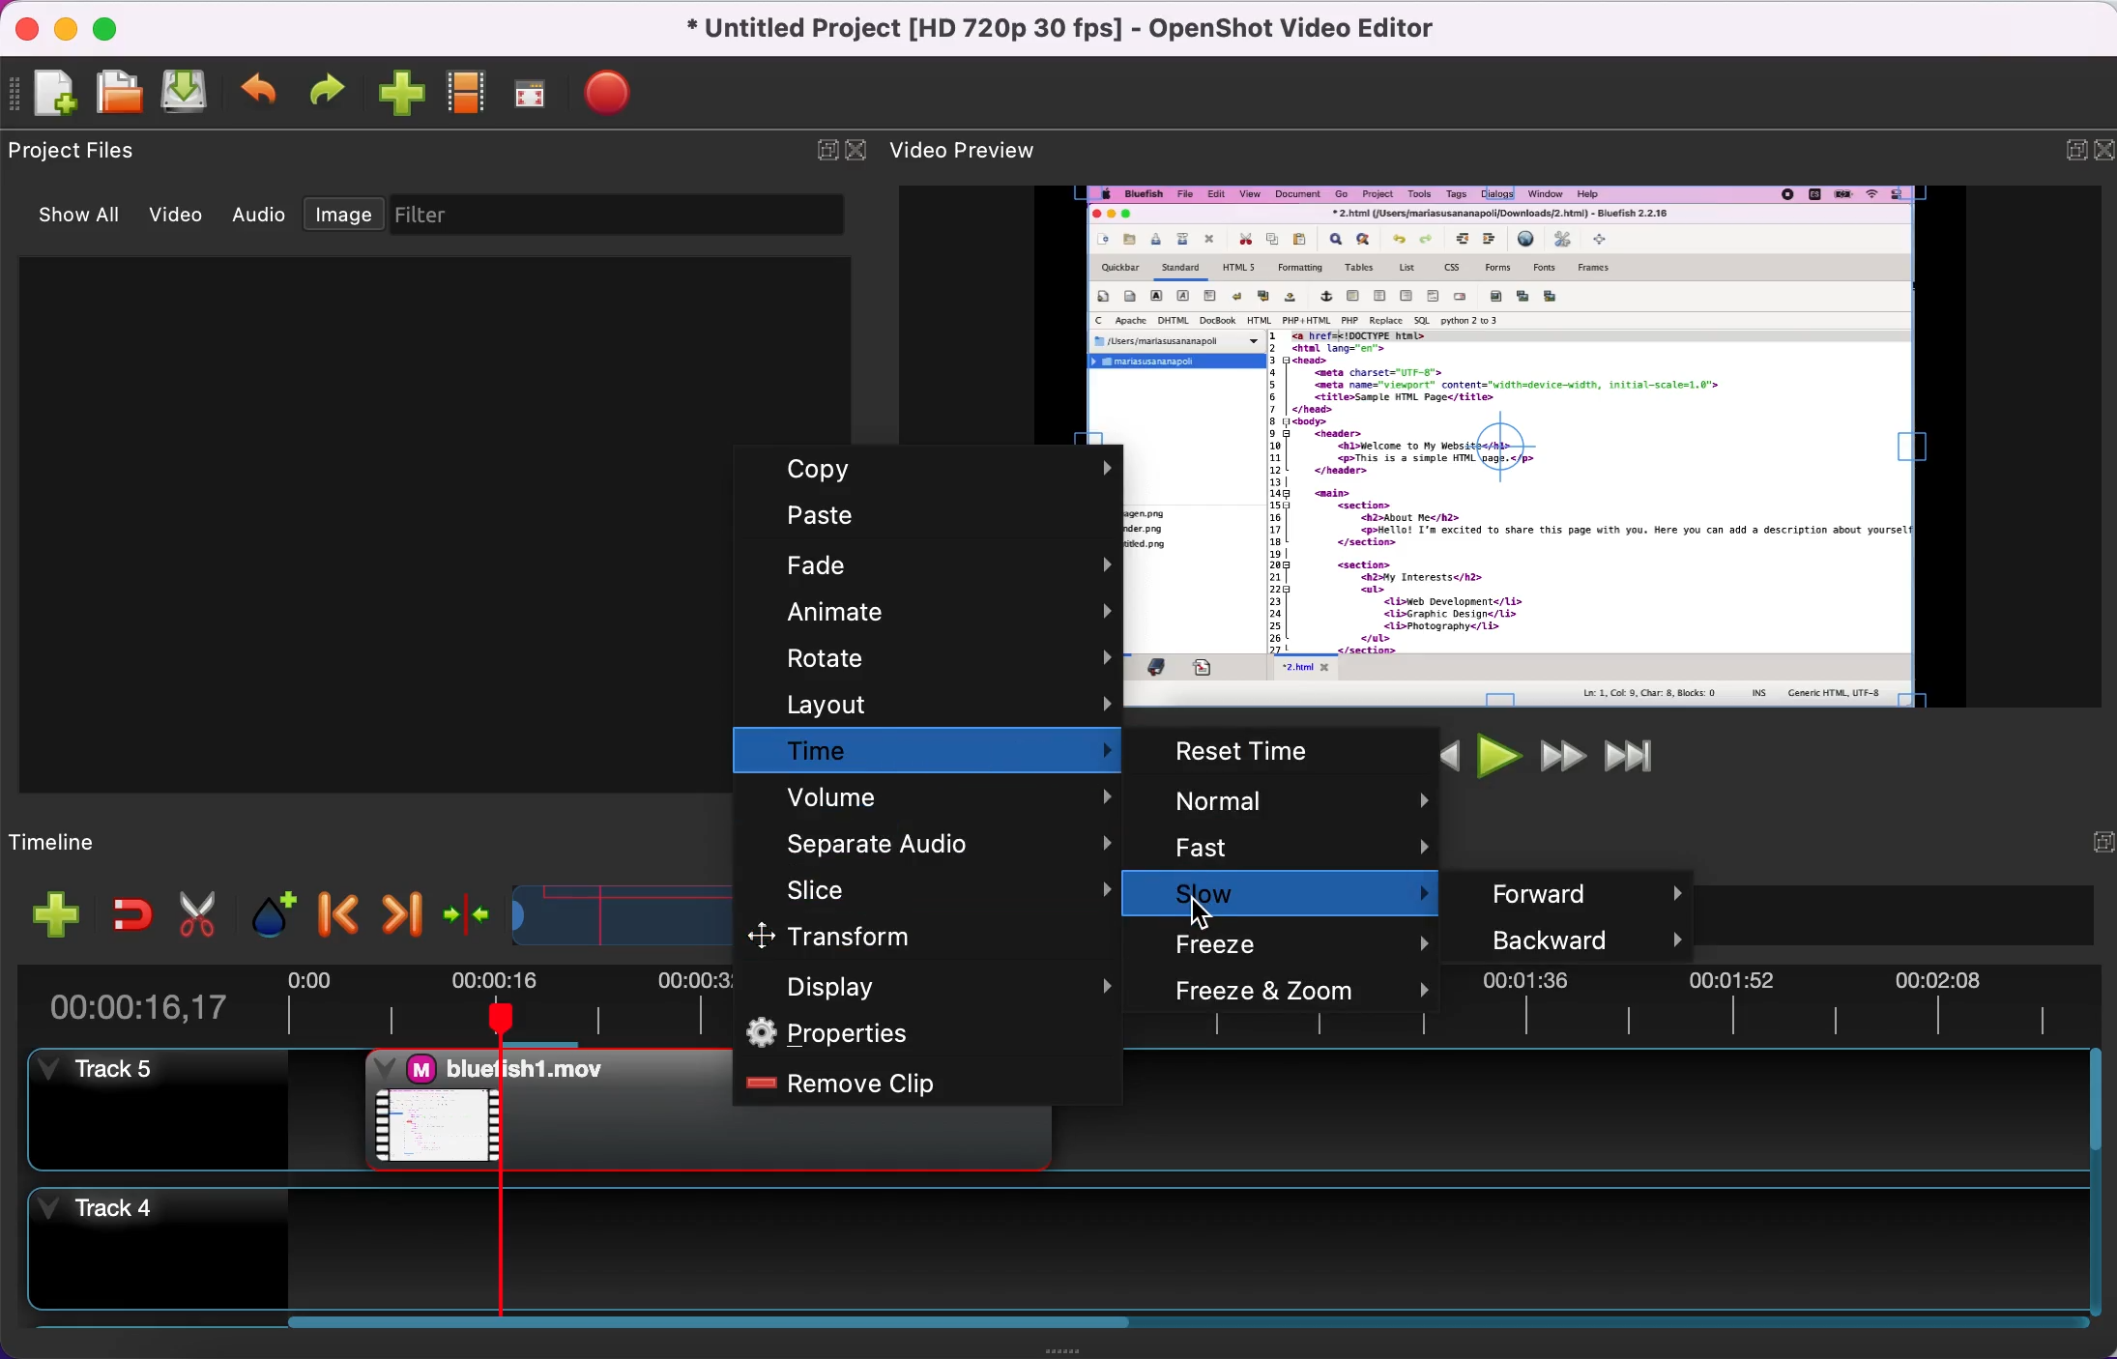 The height and width of the screenshot is (1359, 2117). Describe the element at coordinates (1063, 30) in the screenshot. I see `title - Untitled Project [HD 720p 30 fps] - OpenShot Video Editor` at that location.